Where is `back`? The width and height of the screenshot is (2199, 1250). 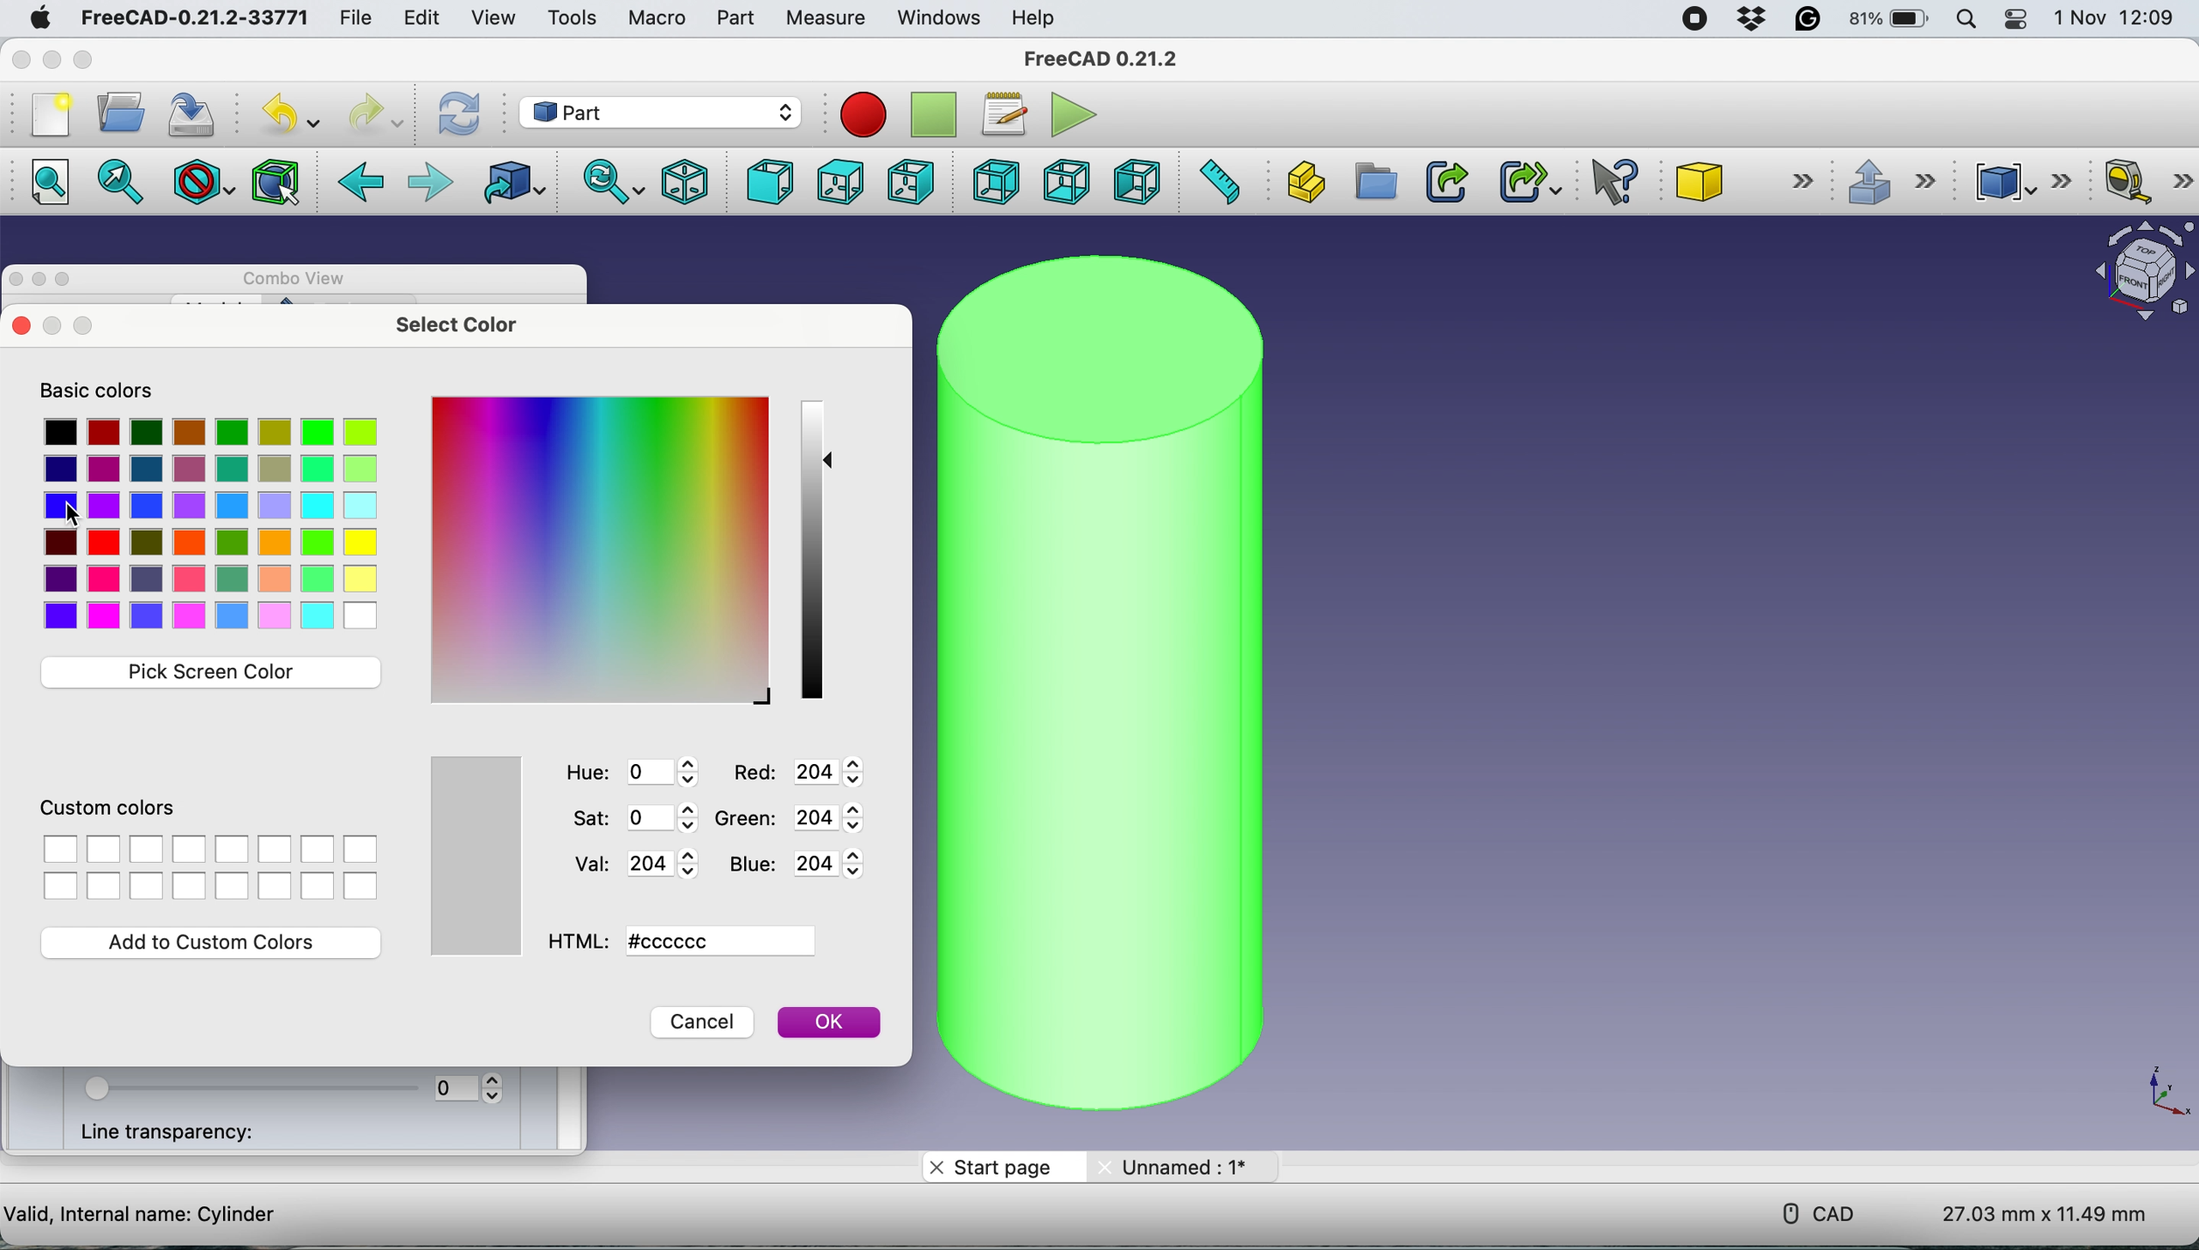 back is located at coordinates (362, 182).